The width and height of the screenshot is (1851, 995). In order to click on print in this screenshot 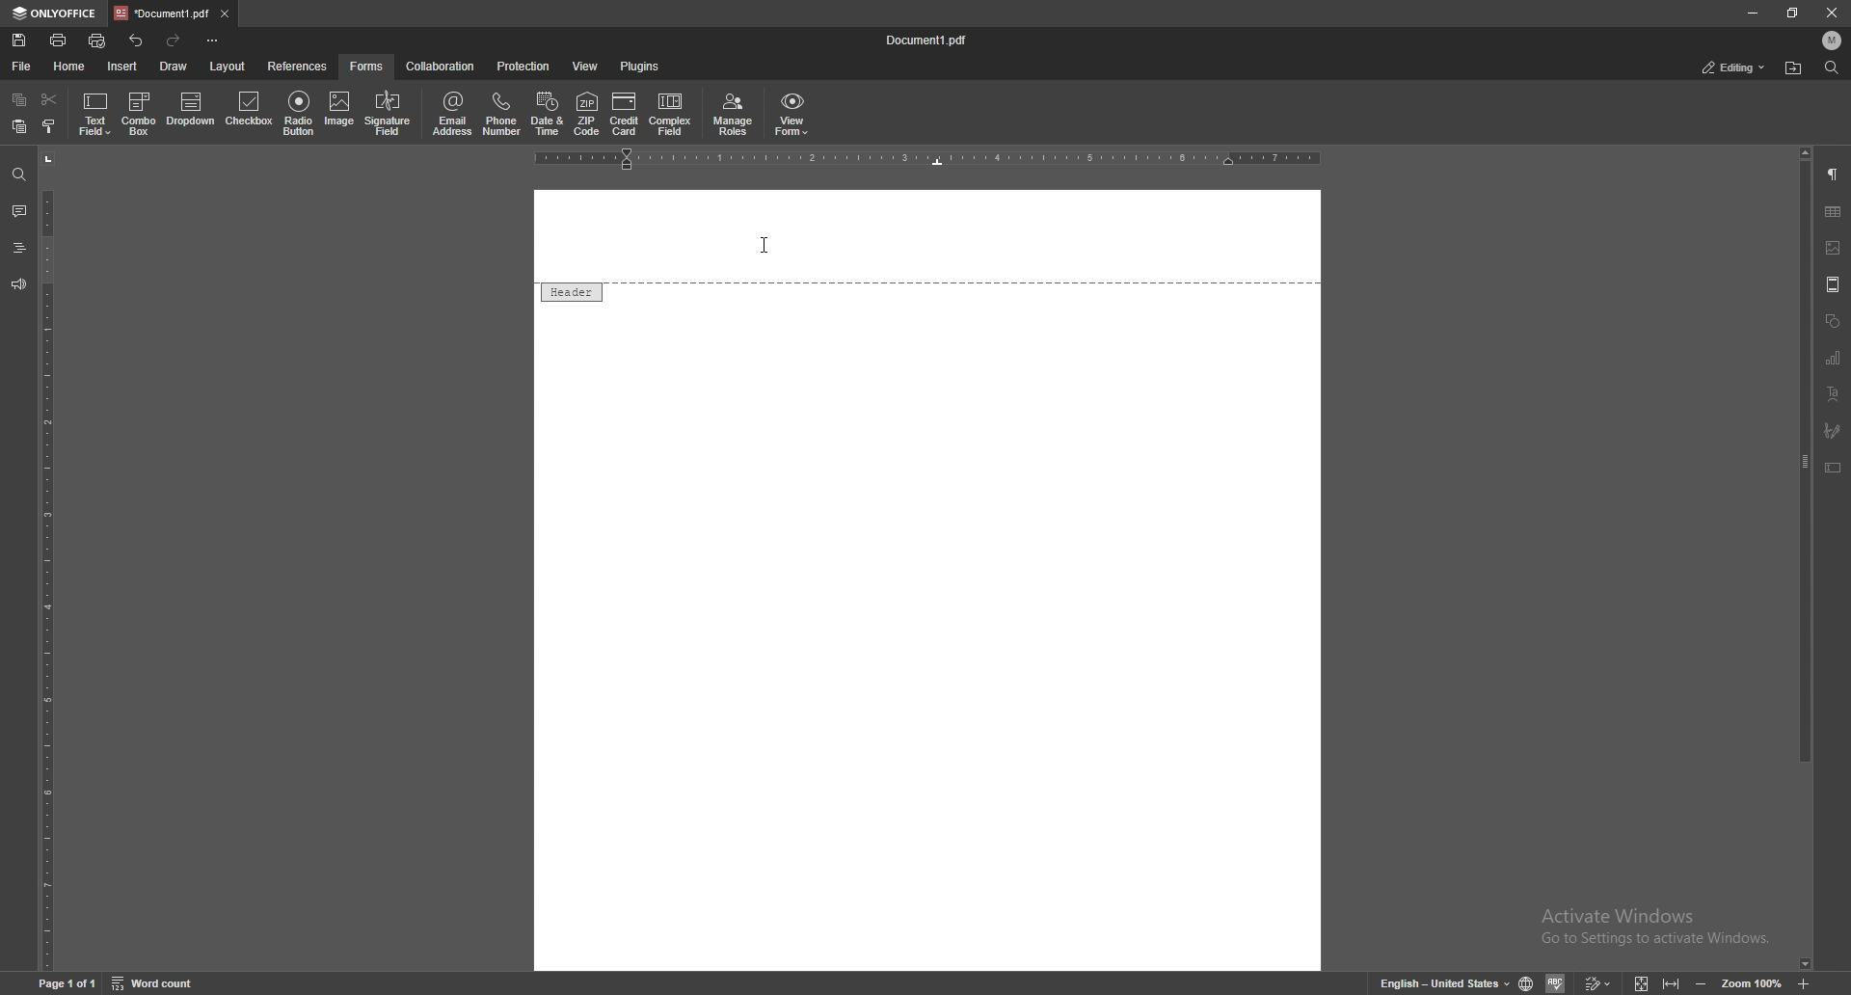, I will do `click(60, 40)`.